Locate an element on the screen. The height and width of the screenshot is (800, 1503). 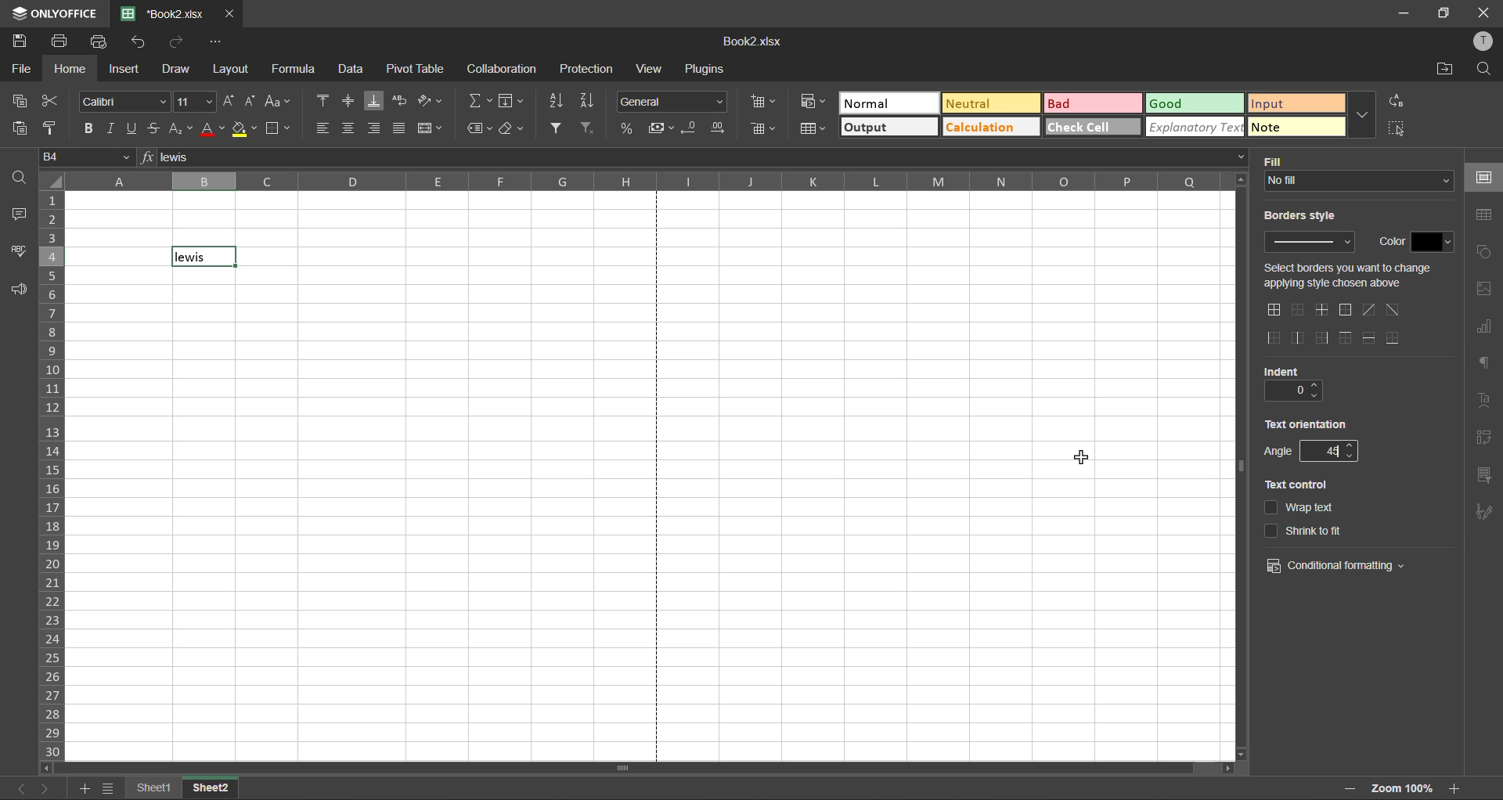
replace is located at coordinates (1398, 105).